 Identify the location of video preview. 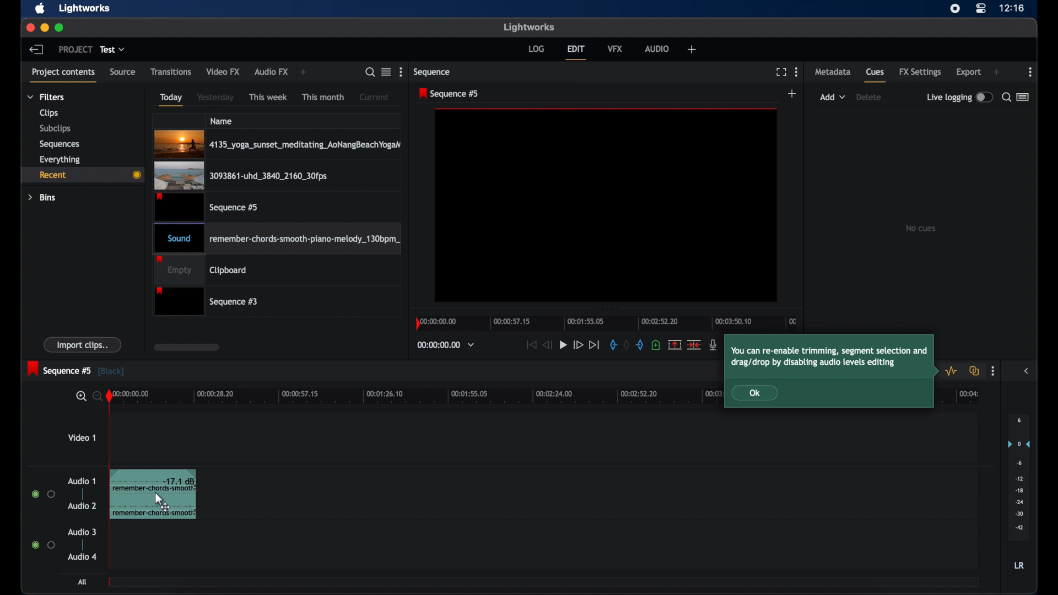
(606, 205).